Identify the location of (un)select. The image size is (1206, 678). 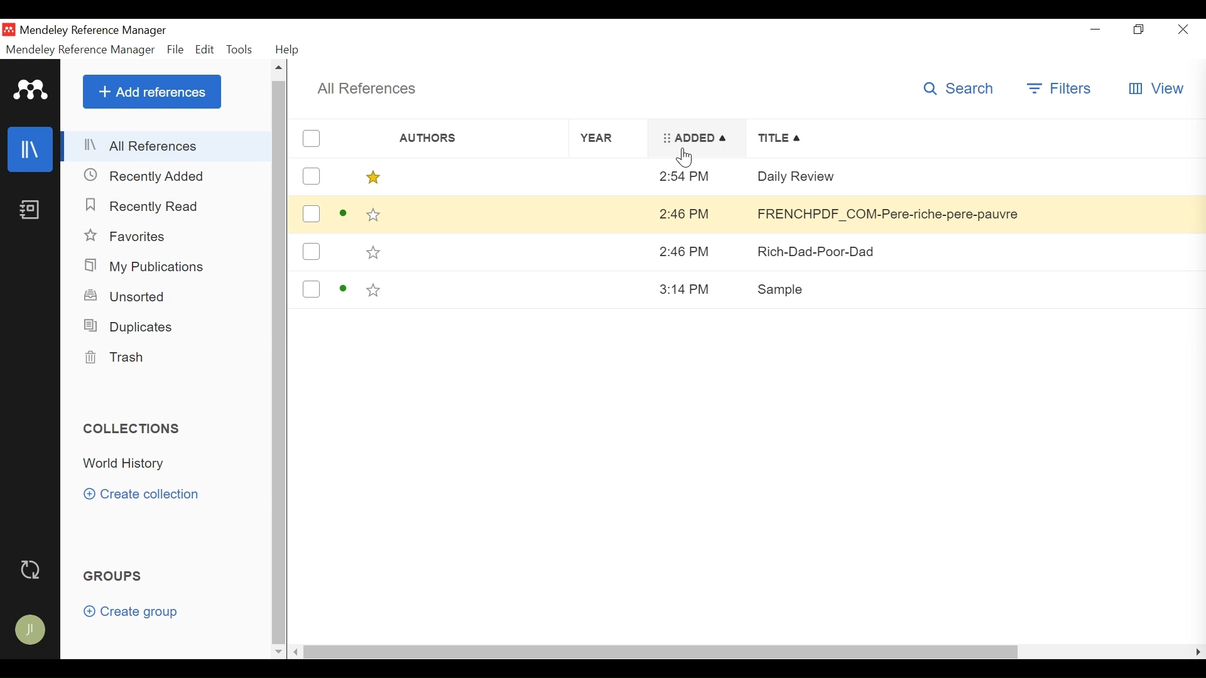
(310, 139).